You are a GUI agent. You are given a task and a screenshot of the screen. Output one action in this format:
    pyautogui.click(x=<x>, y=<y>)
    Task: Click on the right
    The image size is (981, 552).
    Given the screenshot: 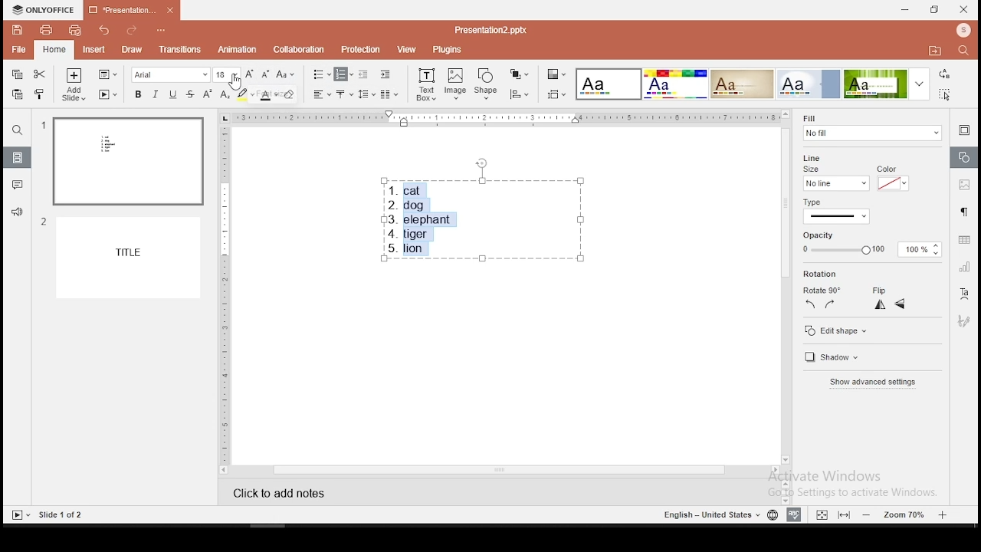 What is the action you would take?
    pyautogui.click(x=831, y=307)
    